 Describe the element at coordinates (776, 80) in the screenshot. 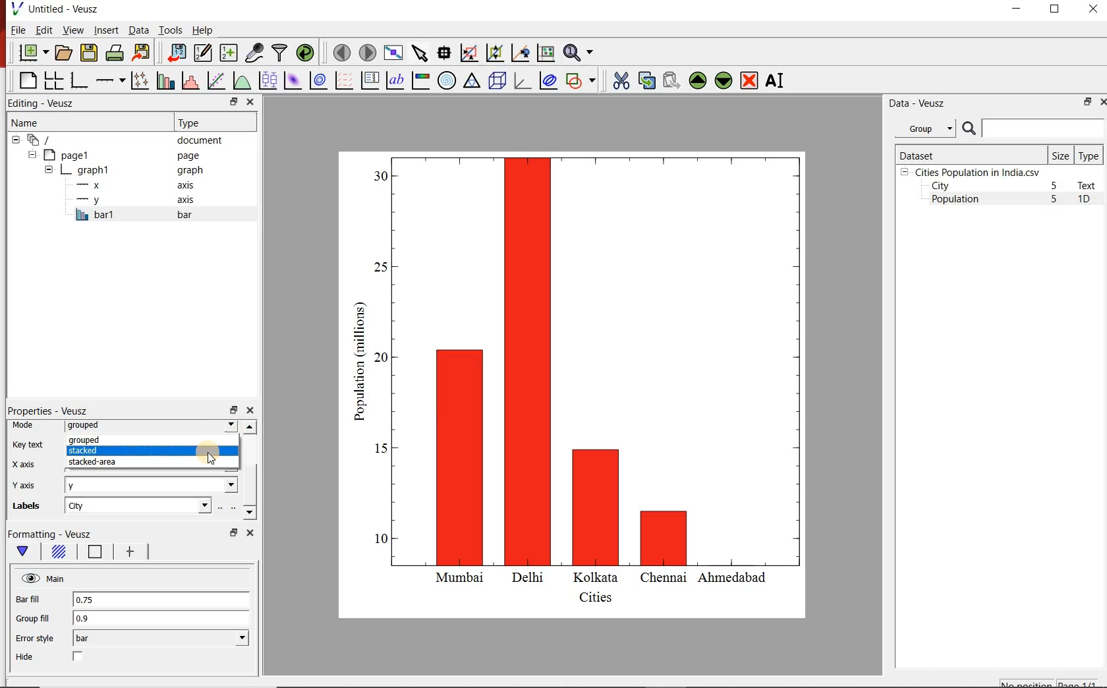

I see `renames the selected widget` at that location.